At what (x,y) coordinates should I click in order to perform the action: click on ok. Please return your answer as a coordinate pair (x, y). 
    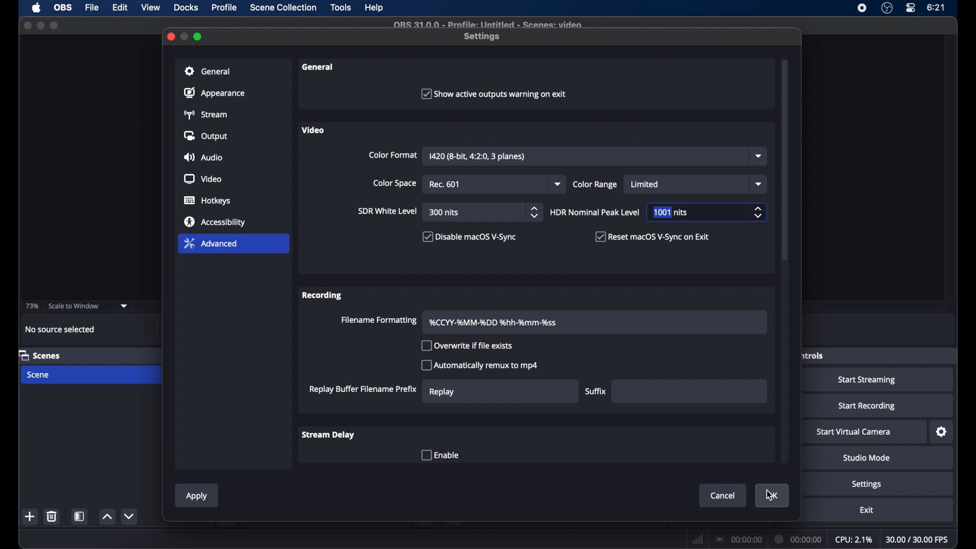
    Looking at the image, I should click on (773, 496).